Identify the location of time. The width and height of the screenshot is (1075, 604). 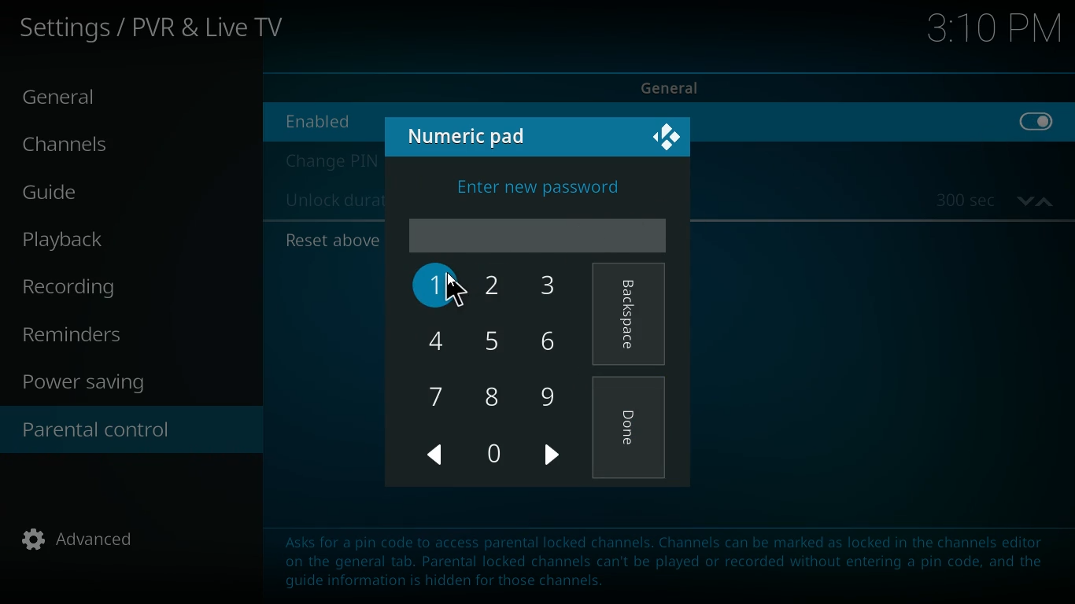
(994, 31).